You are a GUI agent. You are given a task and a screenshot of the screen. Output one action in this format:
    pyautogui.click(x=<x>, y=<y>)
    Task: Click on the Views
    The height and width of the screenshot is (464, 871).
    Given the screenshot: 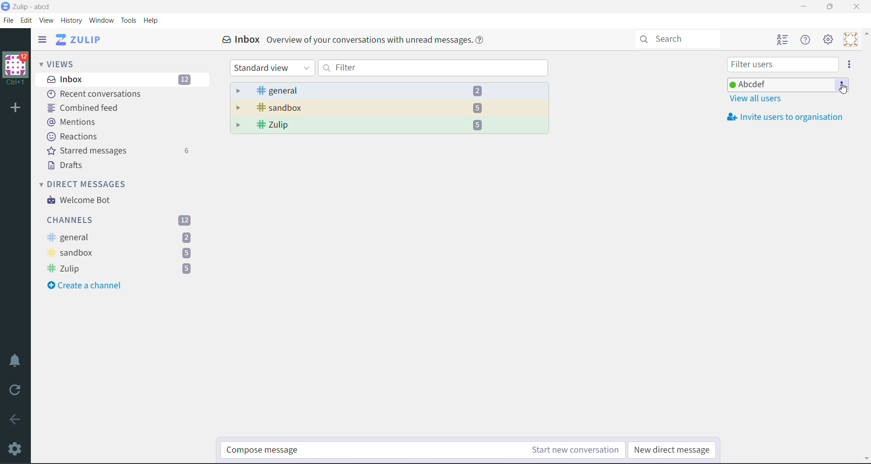 What is the action you would take?
    pyautogui.click(x=60, y=64)
    